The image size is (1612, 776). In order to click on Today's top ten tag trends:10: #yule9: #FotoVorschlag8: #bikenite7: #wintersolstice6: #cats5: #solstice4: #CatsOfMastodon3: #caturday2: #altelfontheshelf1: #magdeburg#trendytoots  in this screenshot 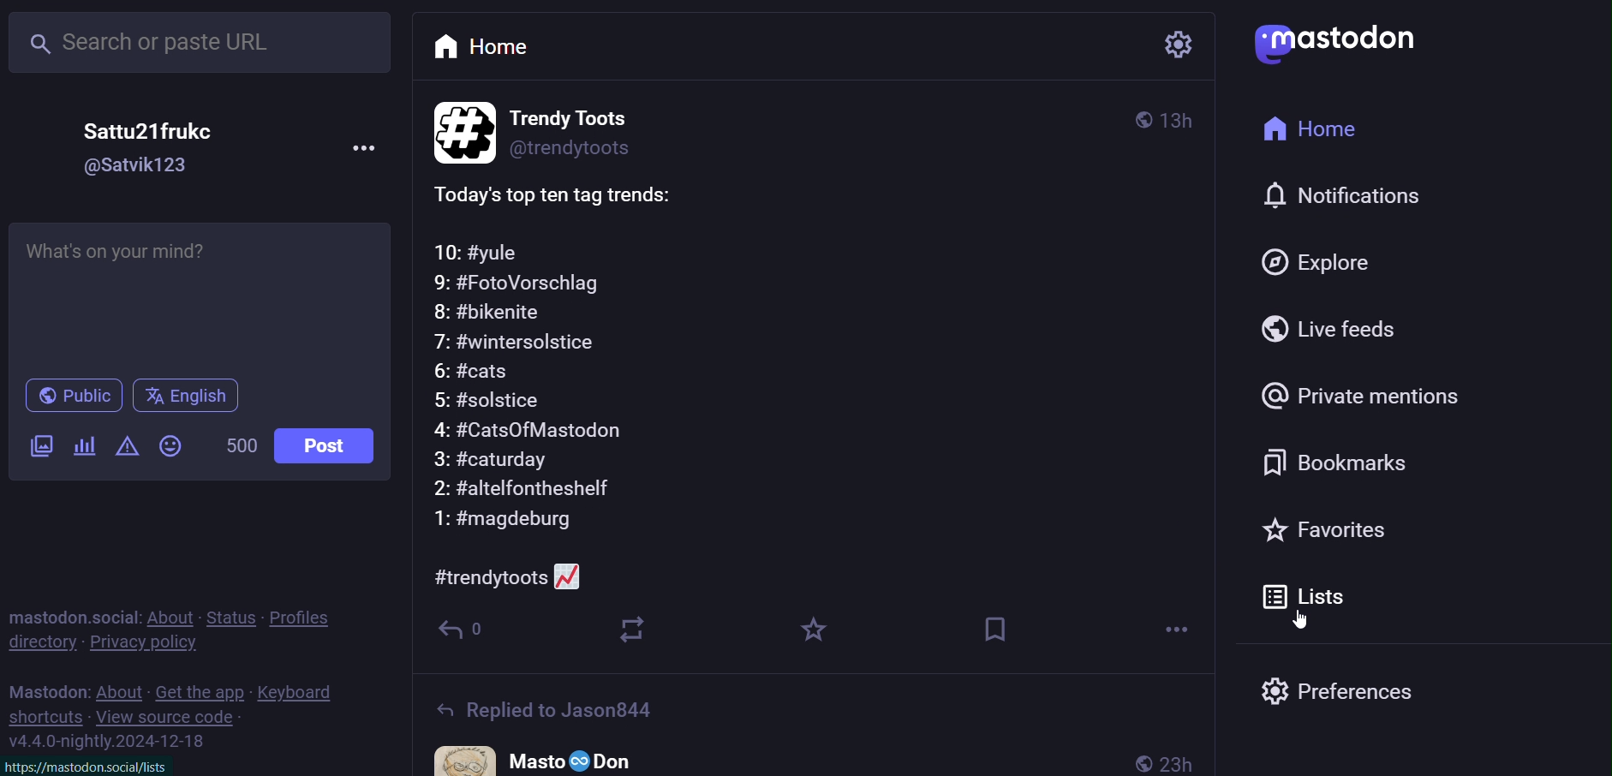, I will do `click(809, 387)`.